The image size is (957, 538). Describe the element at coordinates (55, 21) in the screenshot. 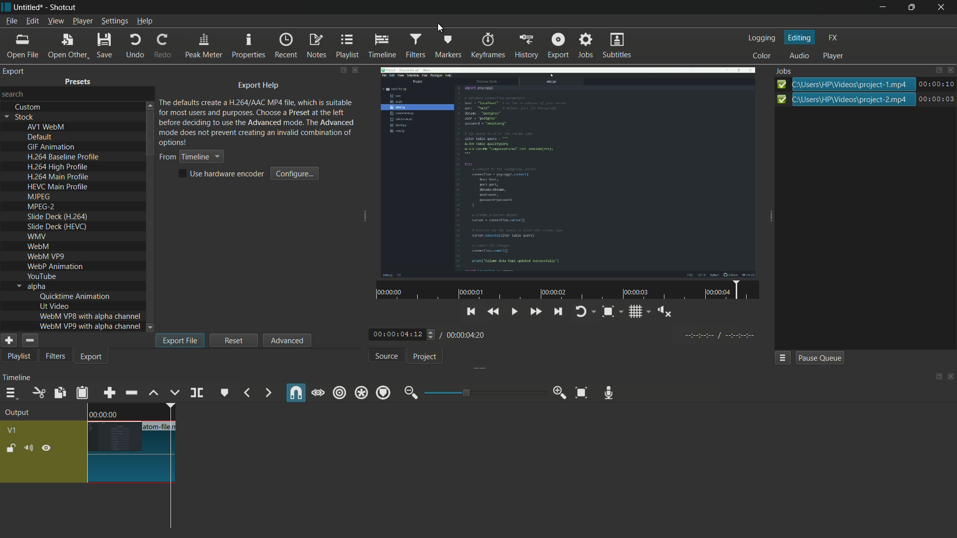

I see `view menu` at that location.